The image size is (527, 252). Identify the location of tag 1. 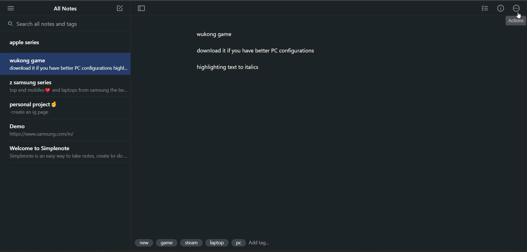
(145, 243).